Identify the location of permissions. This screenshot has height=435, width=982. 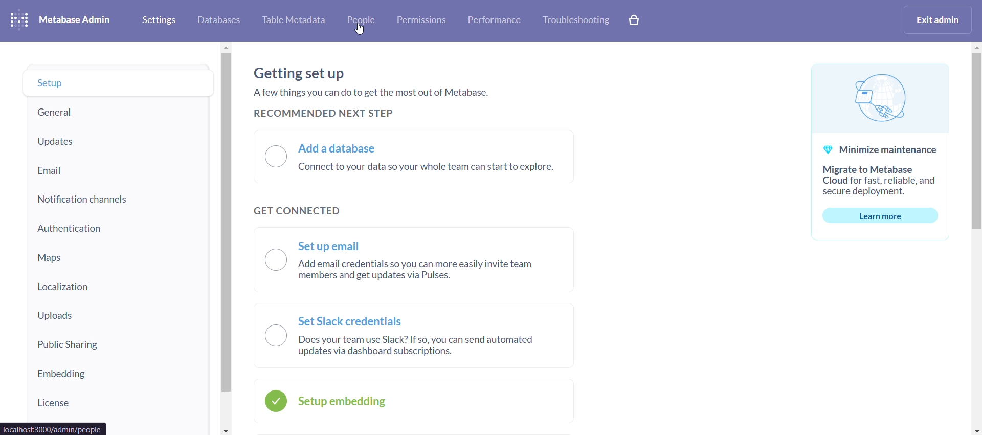
(421, 20).